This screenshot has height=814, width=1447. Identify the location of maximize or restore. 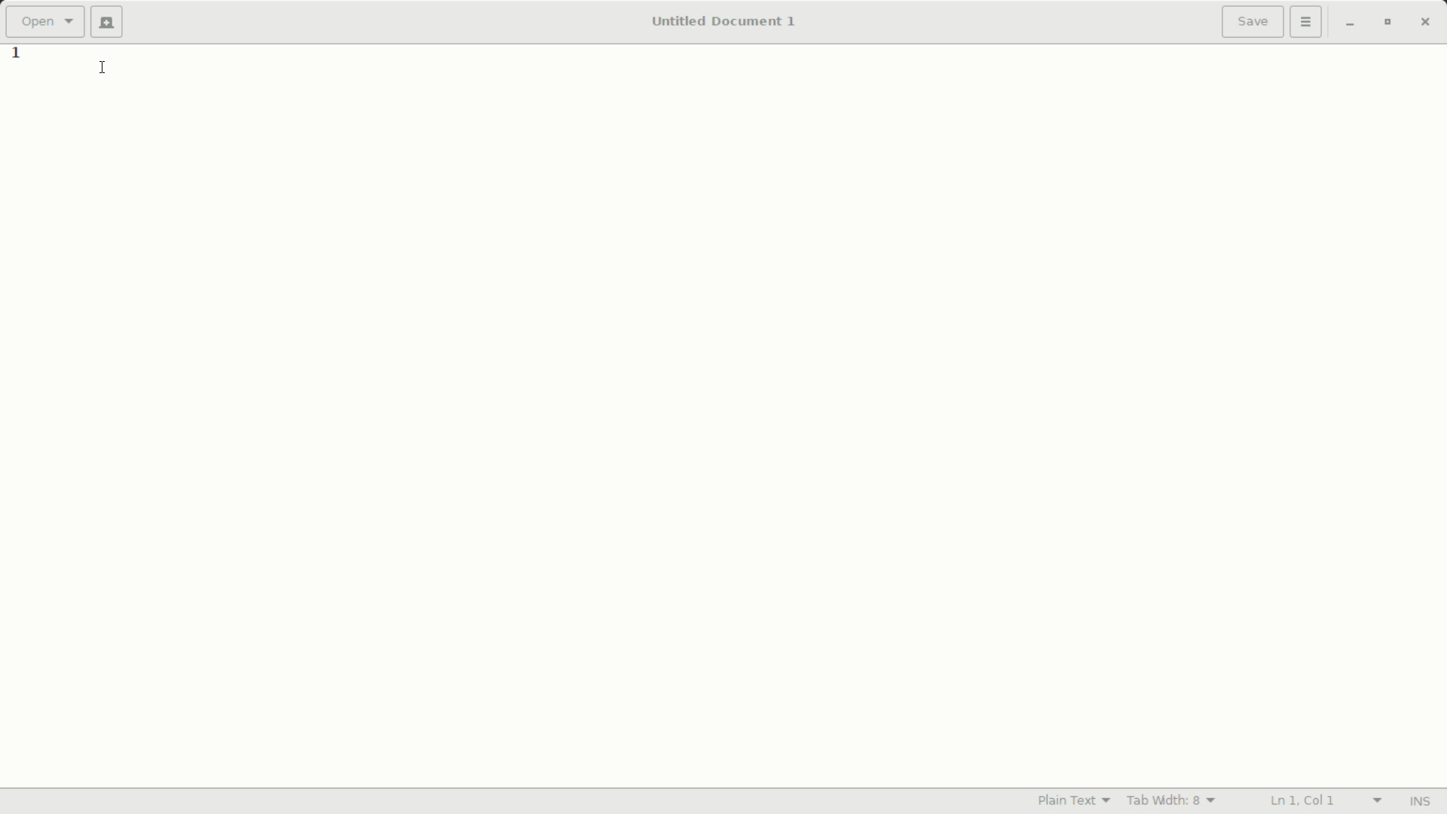
(1392, 24).